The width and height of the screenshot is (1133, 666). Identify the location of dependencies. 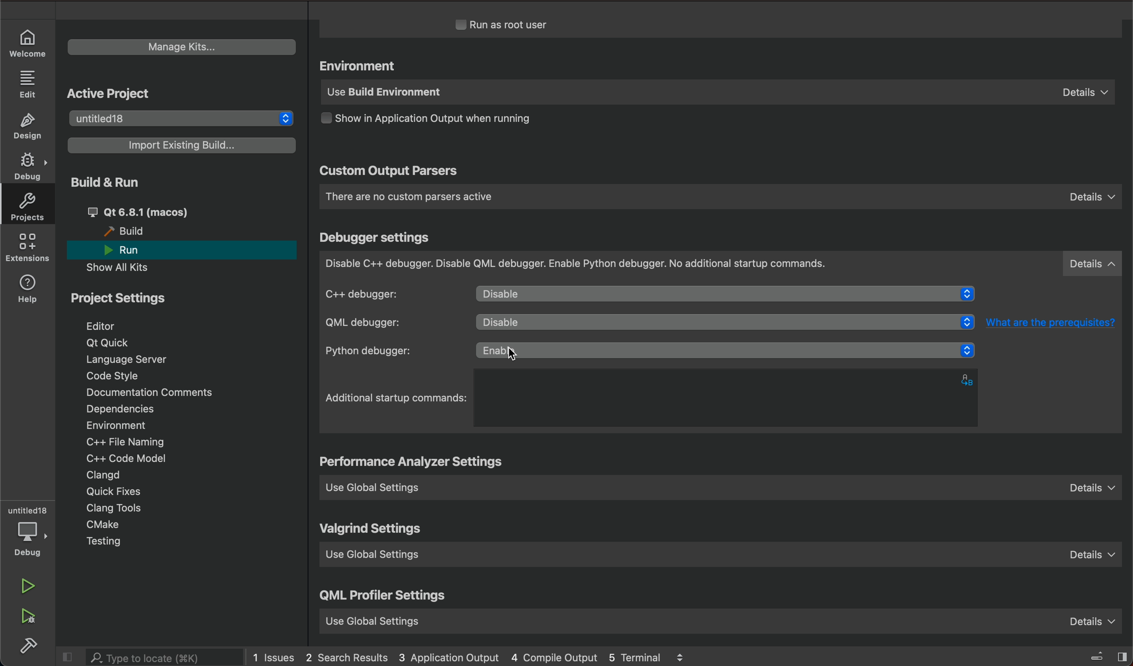
(119, 408).